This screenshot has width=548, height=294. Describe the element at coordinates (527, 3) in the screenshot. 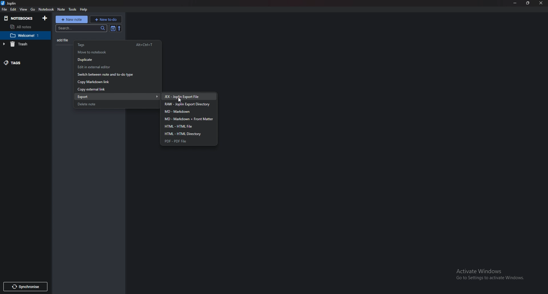

I see `Resize` at that location.